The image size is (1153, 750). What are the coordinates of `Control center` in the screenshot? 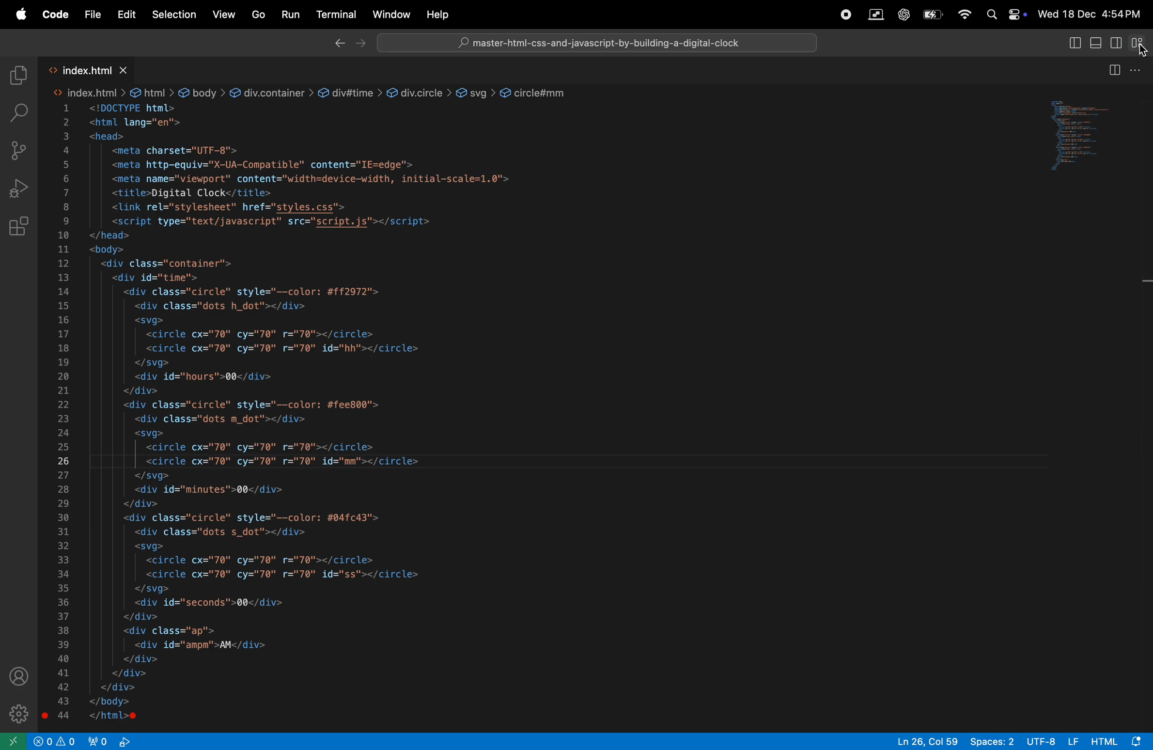 It's located at (1018, 15).